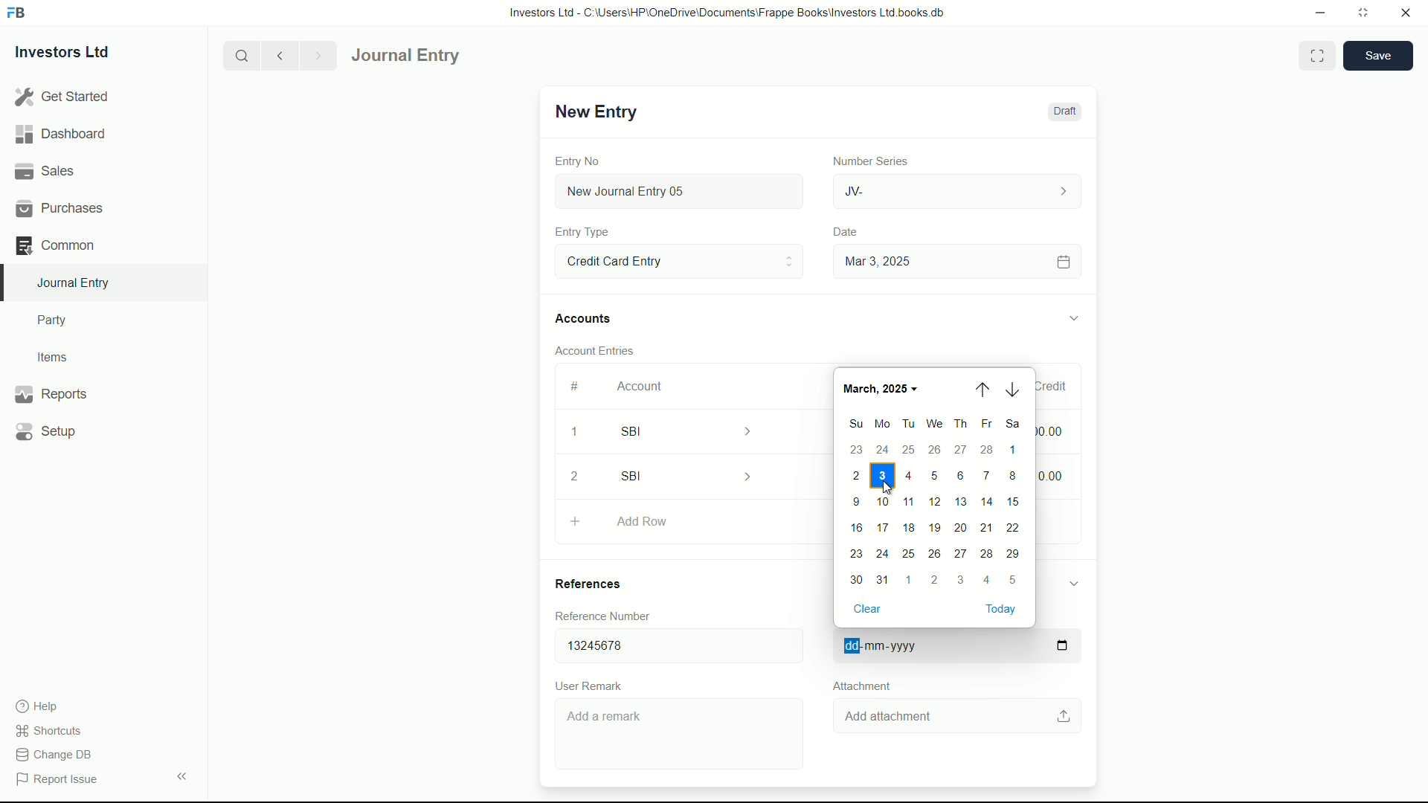  I want to click on next month, so click(1013, 390).